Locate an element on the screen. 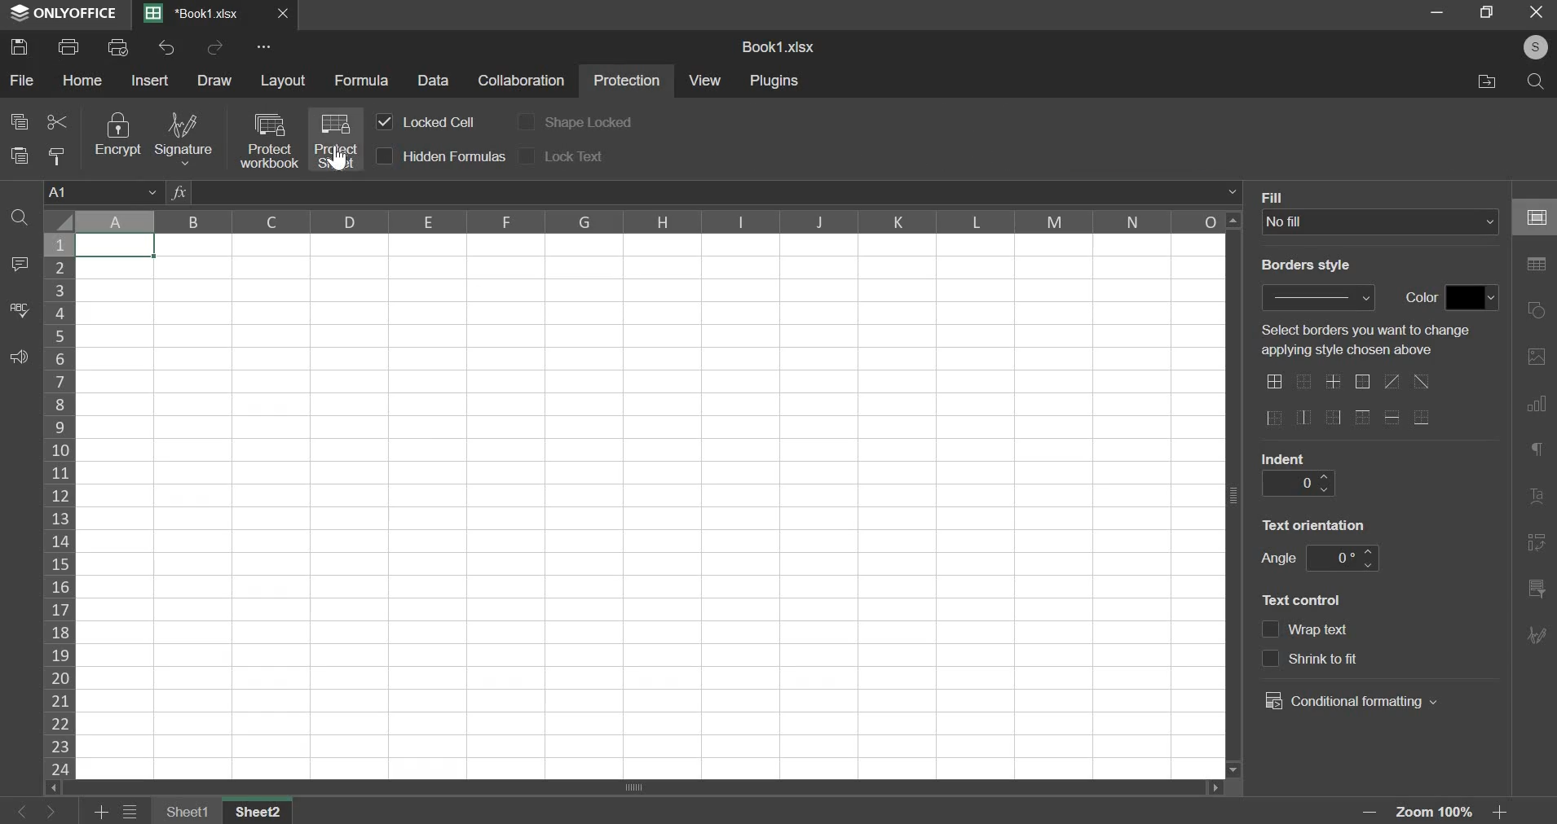 The image size is (1557, 824). formula is located at coordinates (361, 81).